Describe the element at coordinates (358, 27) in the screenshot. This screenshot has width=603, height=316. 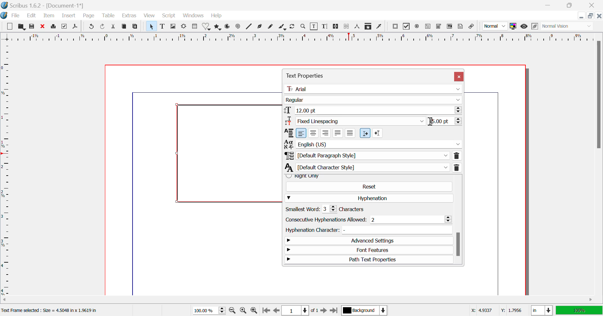
I see `Measurements` at that location.